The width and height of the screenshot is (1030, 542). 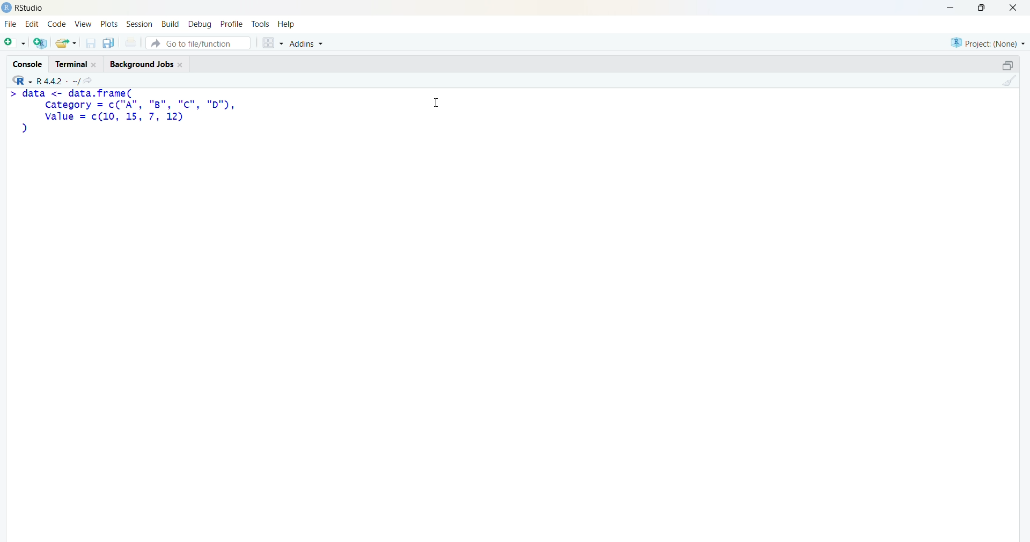 I want to click on edit, so click(x=32, y=24).